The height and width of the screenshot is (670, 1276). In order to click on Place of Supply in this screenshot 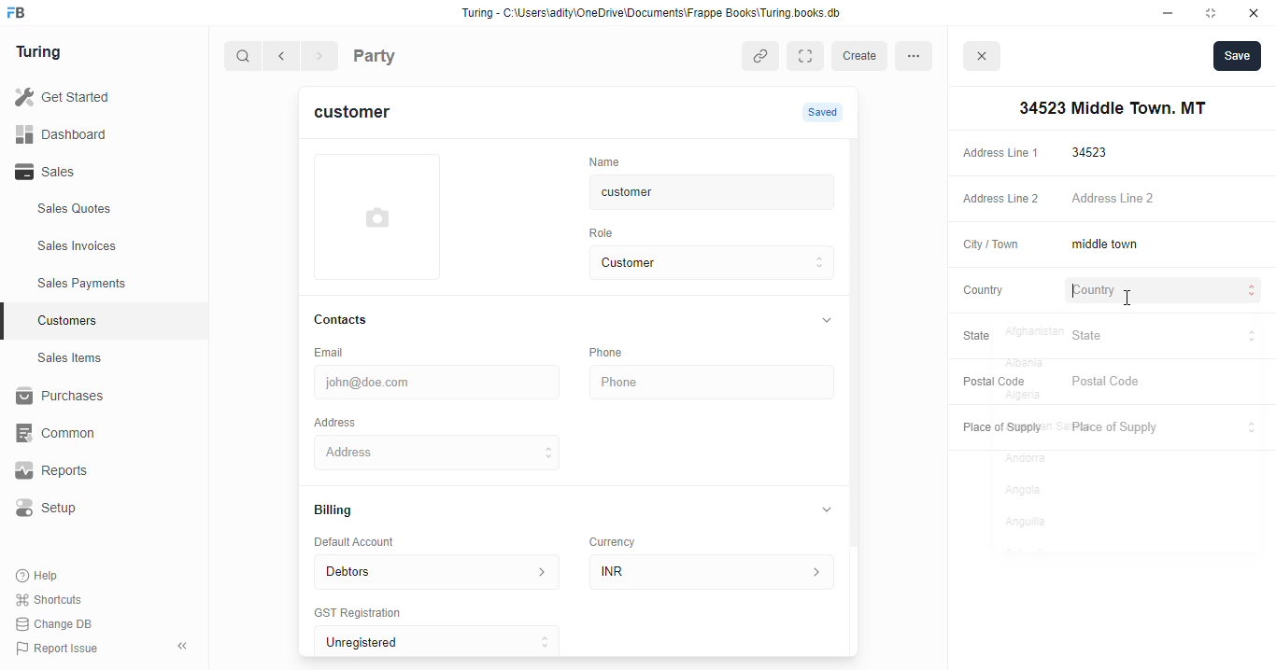, I will do `click(998, 428)`.